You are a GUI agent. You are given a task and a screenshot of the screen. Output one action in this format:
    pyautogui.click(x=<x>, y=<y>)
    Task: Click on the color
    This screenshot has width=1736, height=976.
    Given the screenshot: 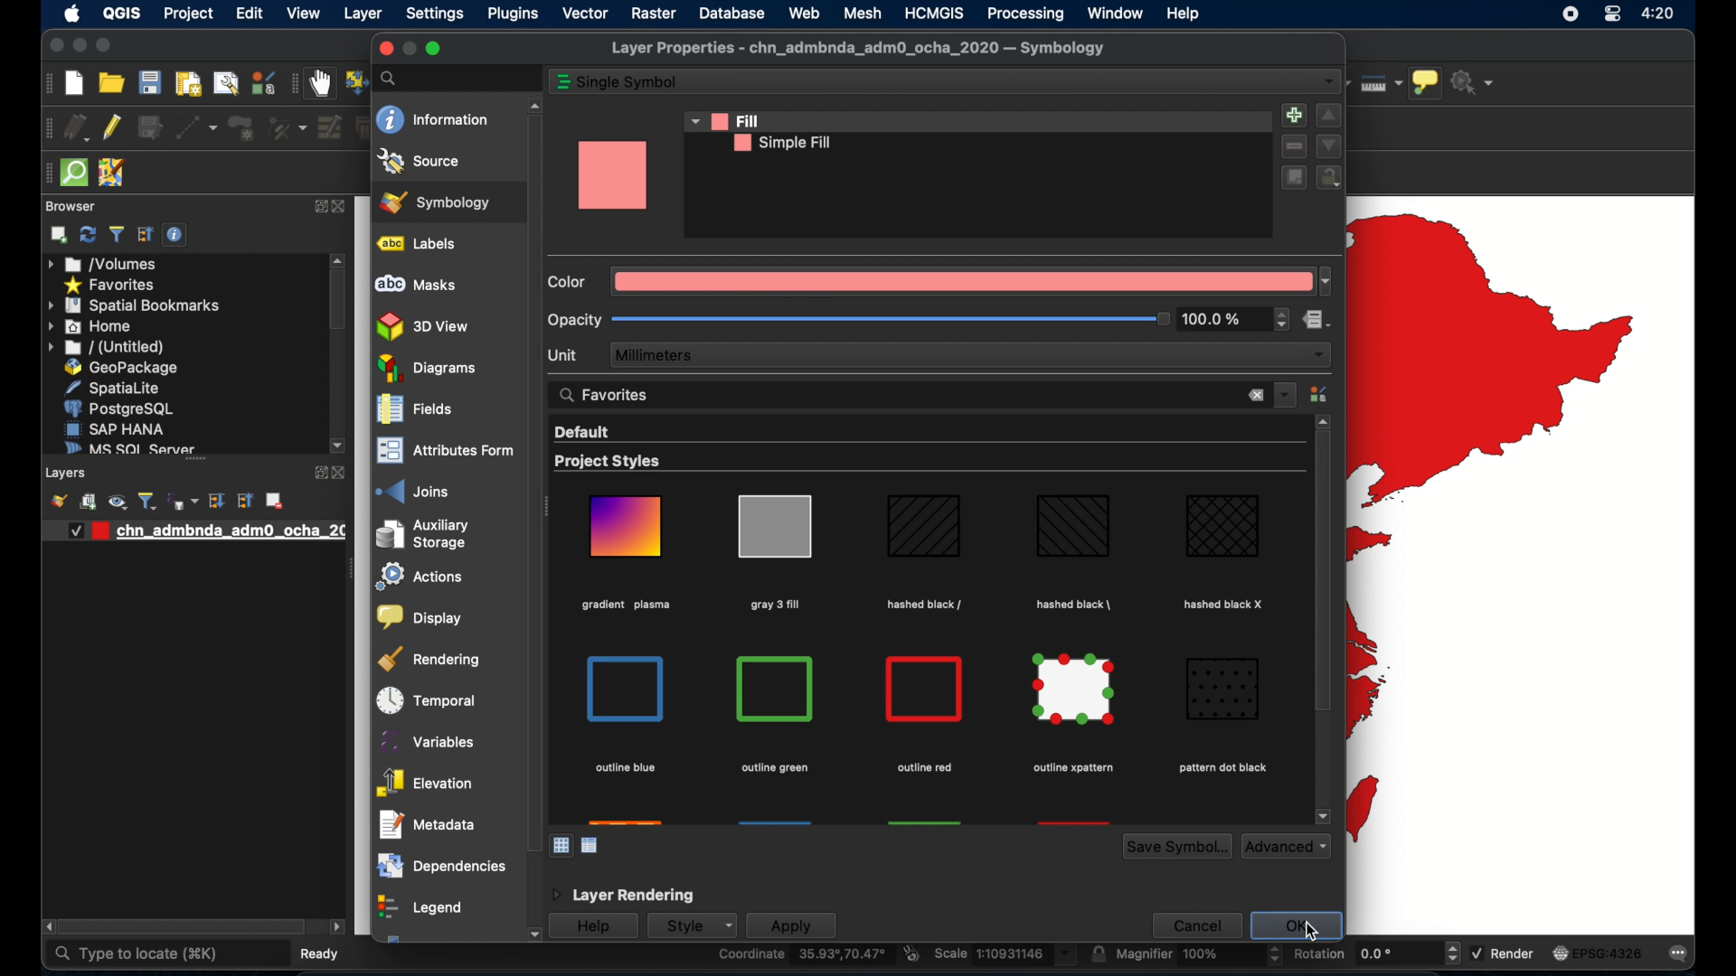 What is the action you would take?
    pyautogui.click(x=570, y=282)
    